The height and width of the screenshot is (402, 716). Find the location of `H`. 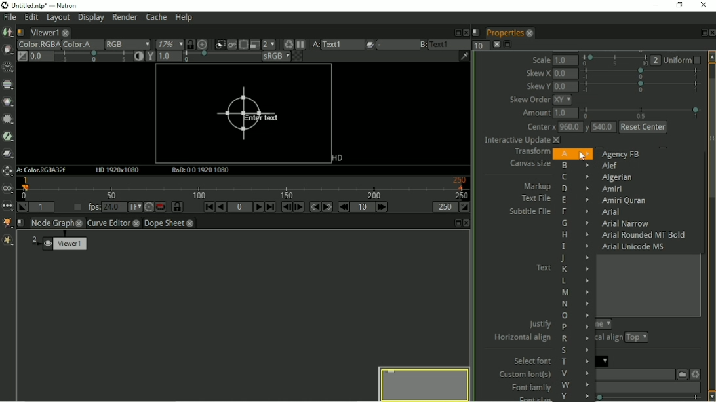

H is located at coordinates (575, 234).